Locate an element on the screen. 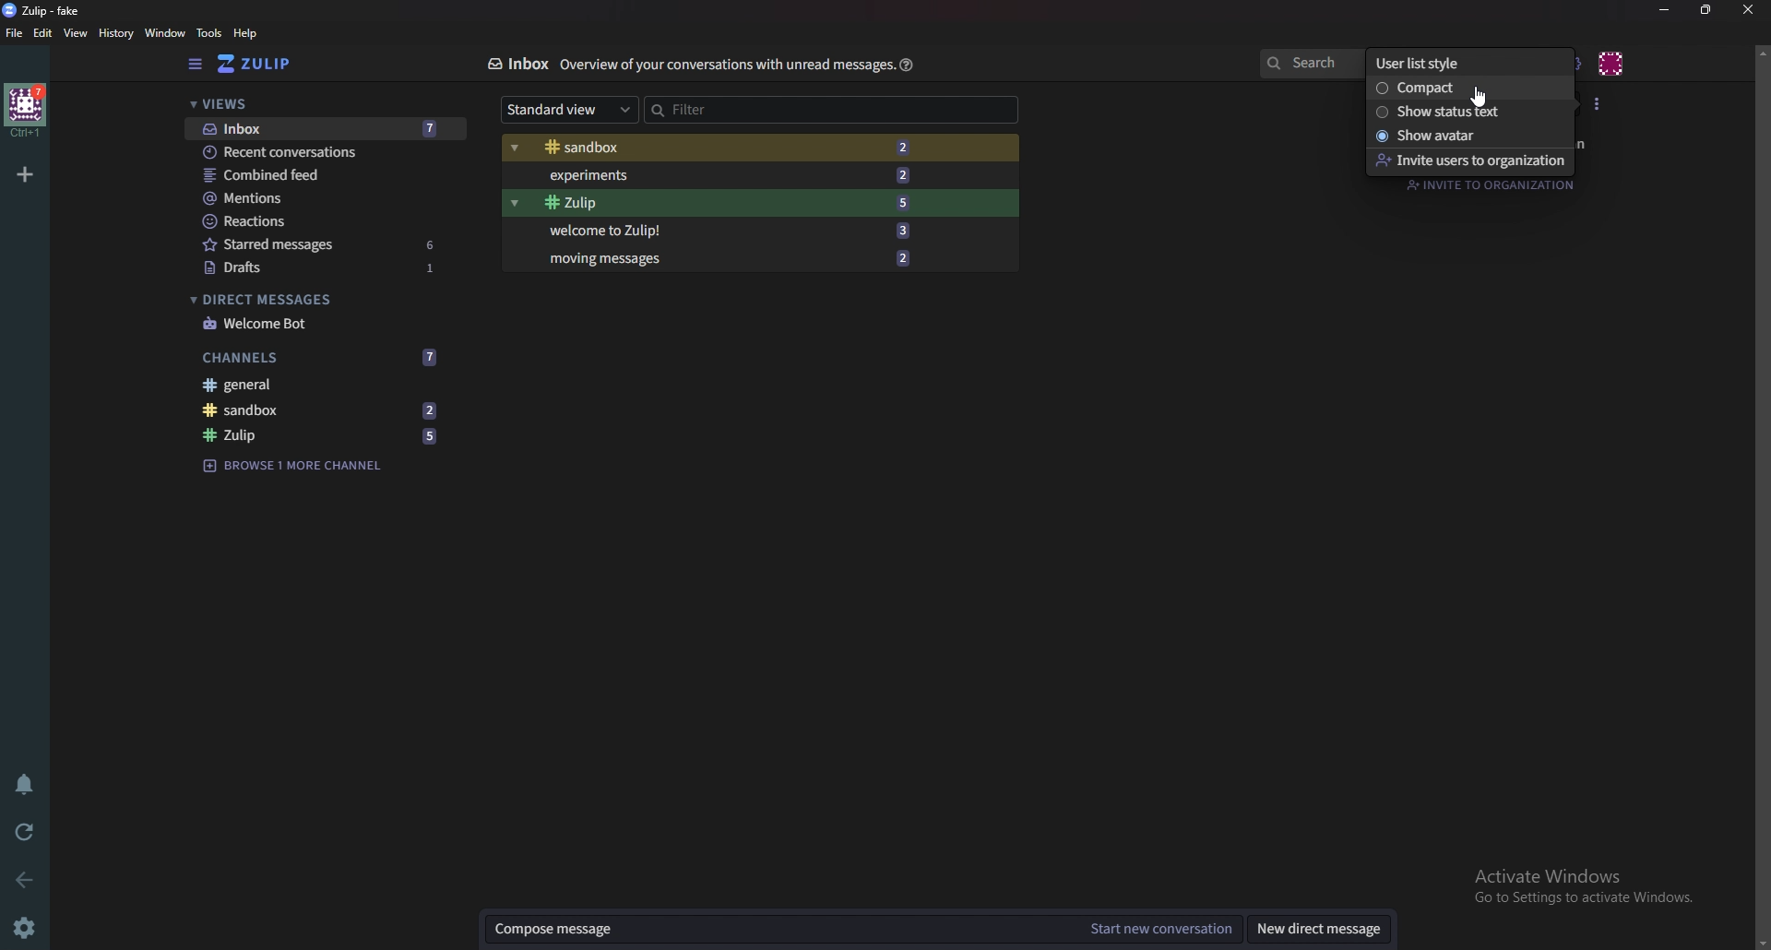 This screenshot has width=1771, height=950. Zulip is located at coordinates (738, 202).